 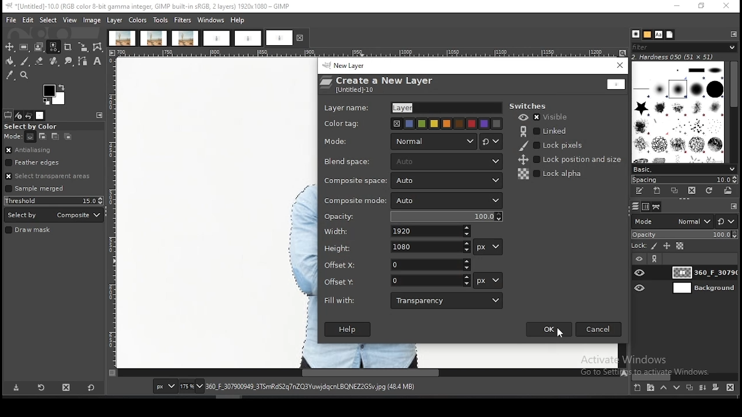 I want to click on offset Y, so click(x=339, y=282).